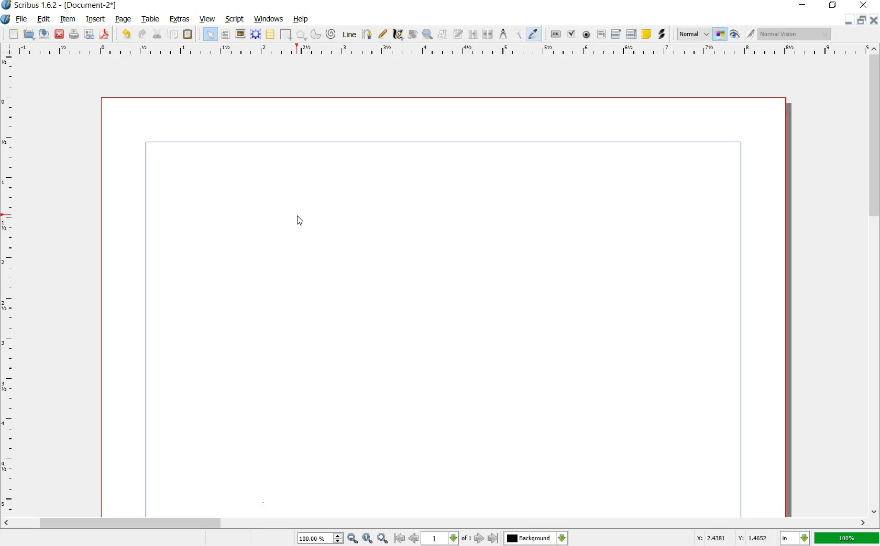  Describe the element at coordinates (211, 35) in the screenshot. I see `SELECT` at that location.